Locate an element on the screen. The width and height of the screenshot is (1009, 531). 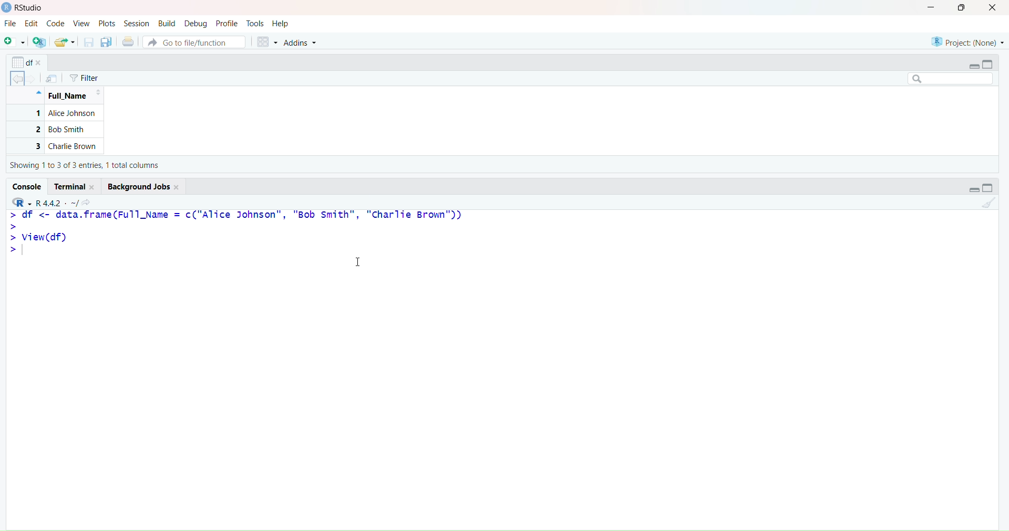
Save current document (Ctrl + S) is located at coordinates (88, 43).